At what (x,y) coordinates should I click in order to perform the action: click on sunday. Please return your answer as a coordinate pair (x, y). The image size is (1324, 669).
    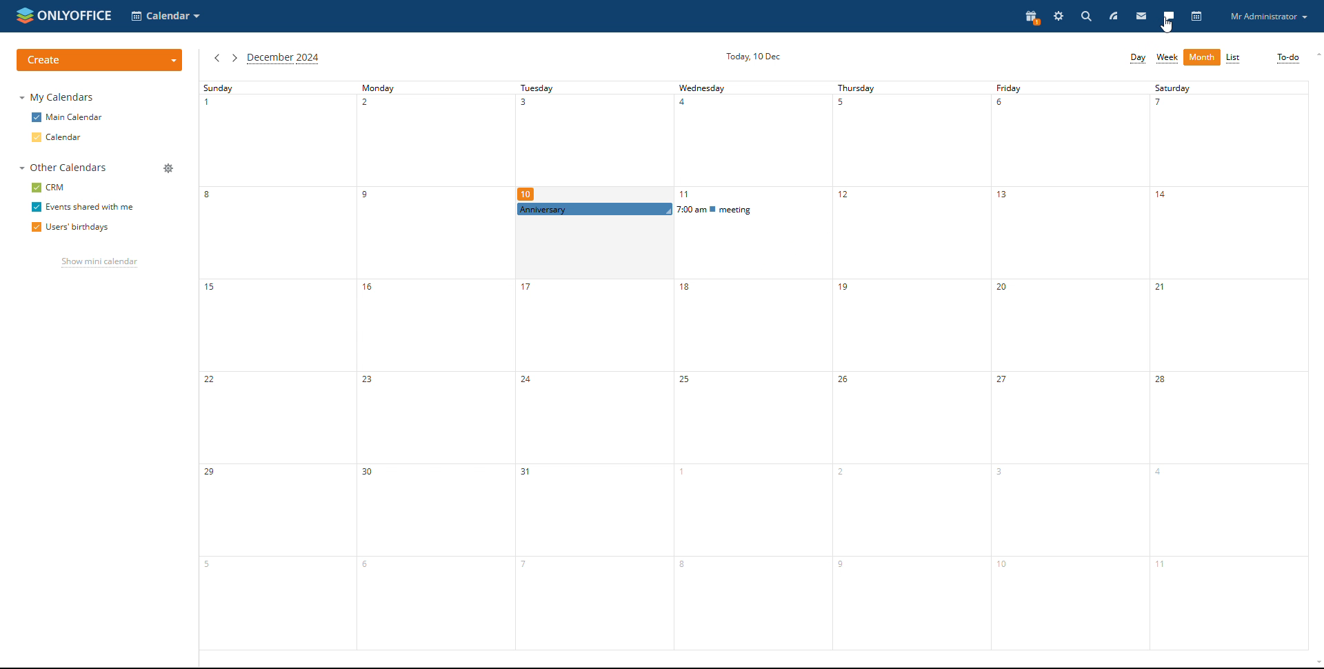
    Looking at the image, I should click on (278, 365).